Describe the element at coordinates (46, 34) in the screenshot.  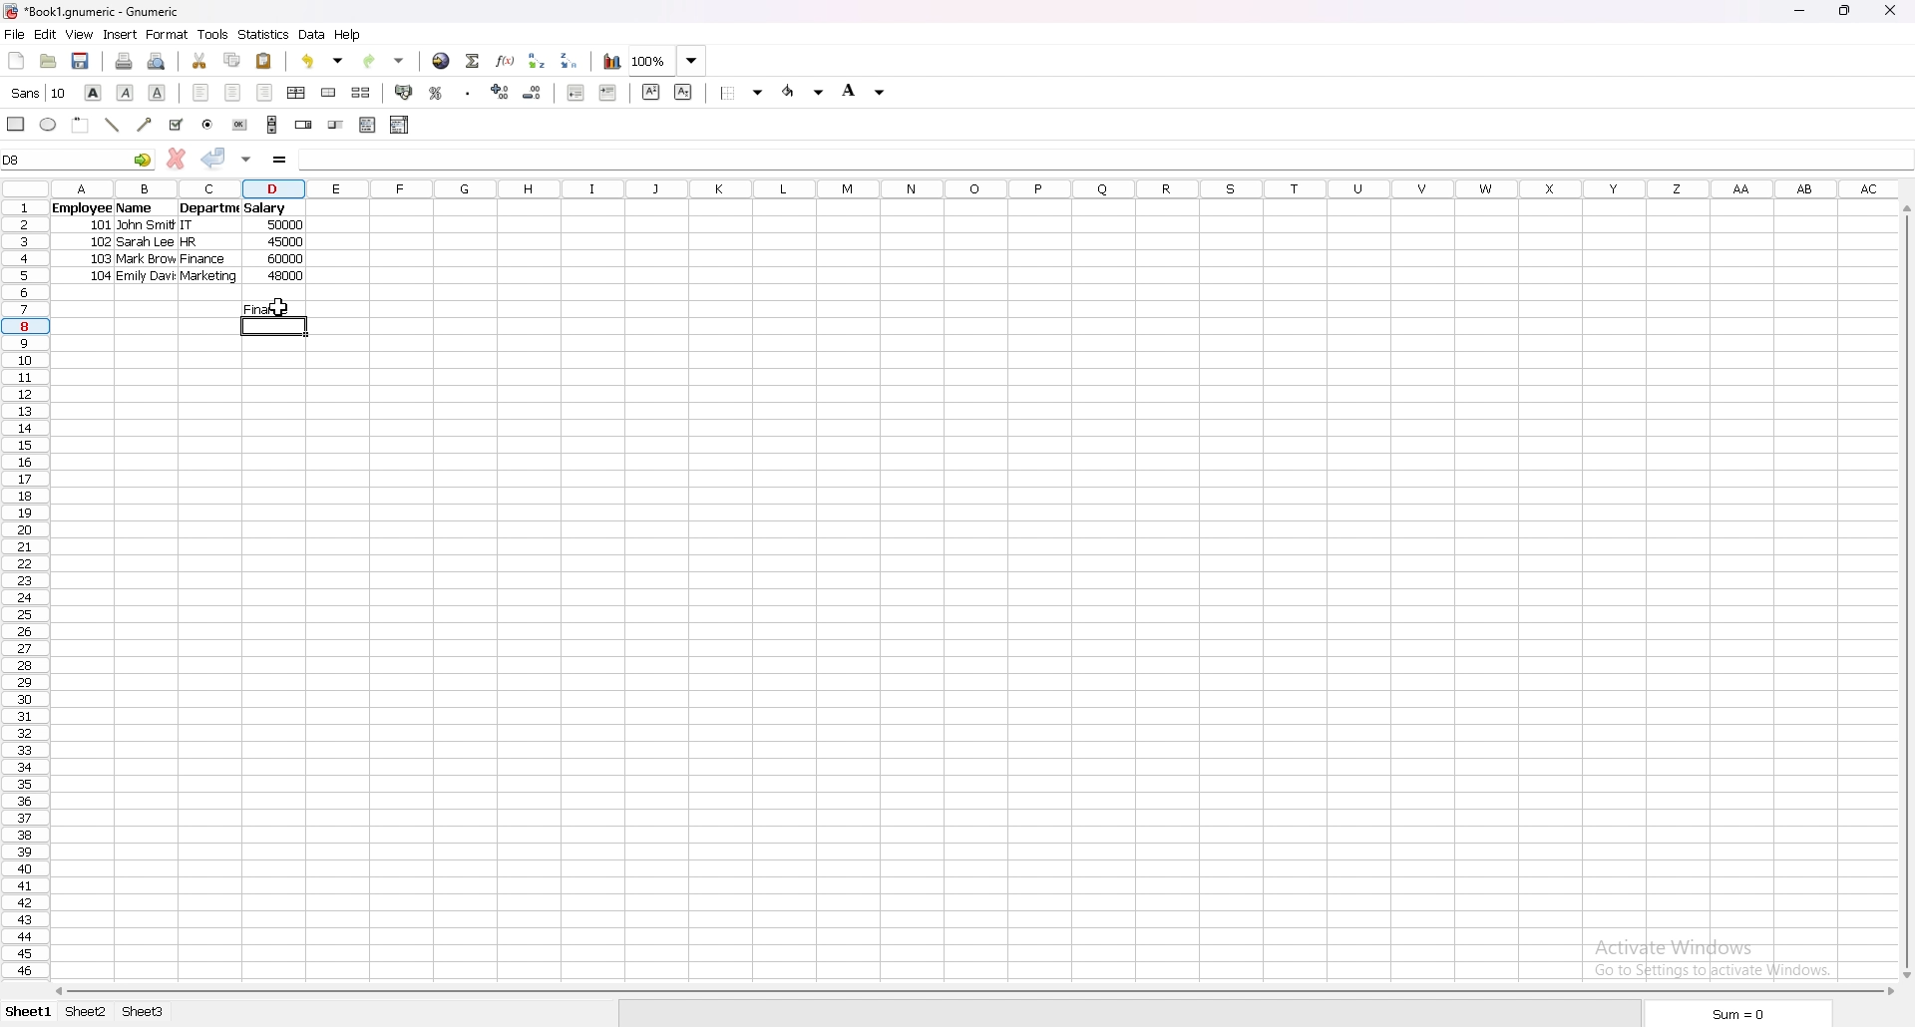
I see `edit` at that location.